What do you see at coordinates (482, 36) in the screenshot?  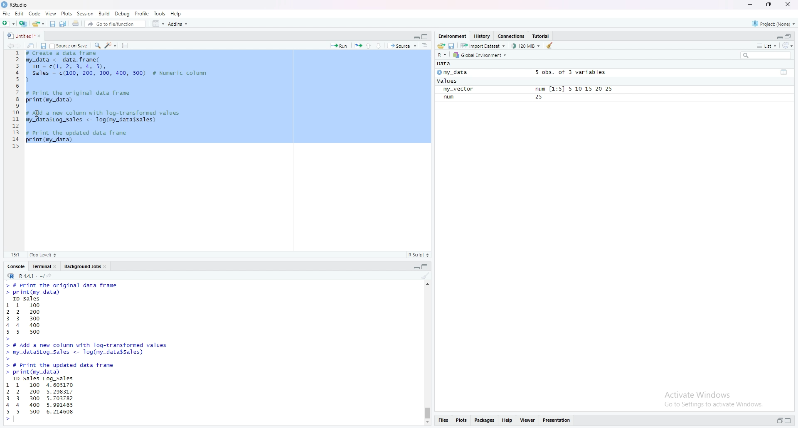 I see `history` at bounding box center [482, 36].